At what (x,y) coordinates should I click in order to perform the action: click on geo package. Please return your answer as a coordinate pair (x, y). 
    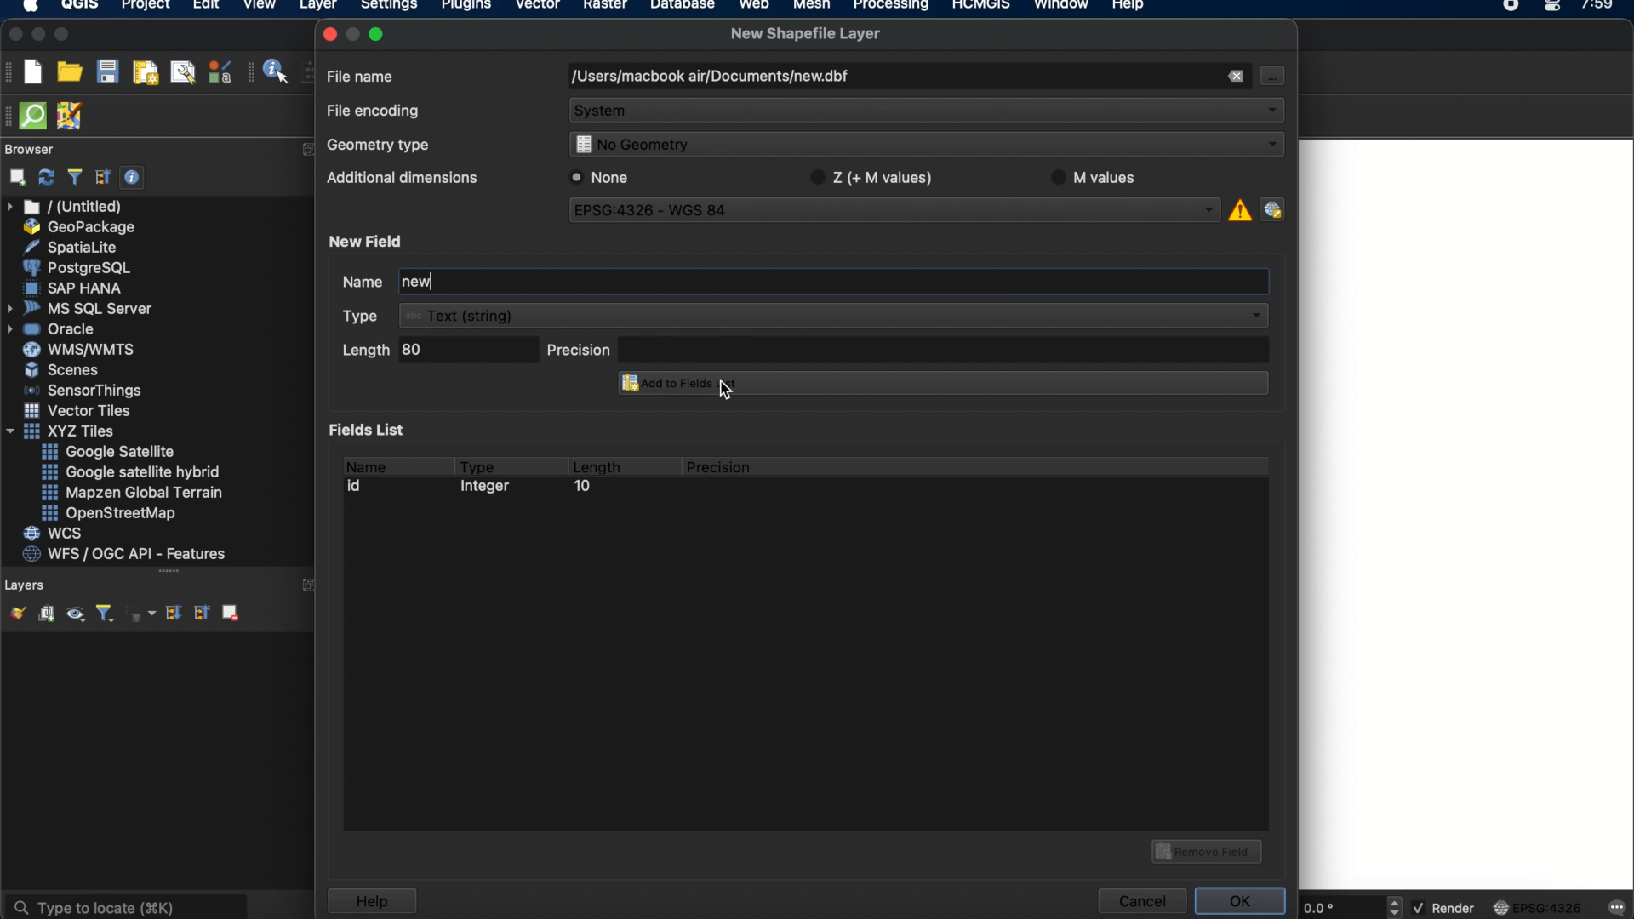
    Looking at the image, I should click on (77, 227).